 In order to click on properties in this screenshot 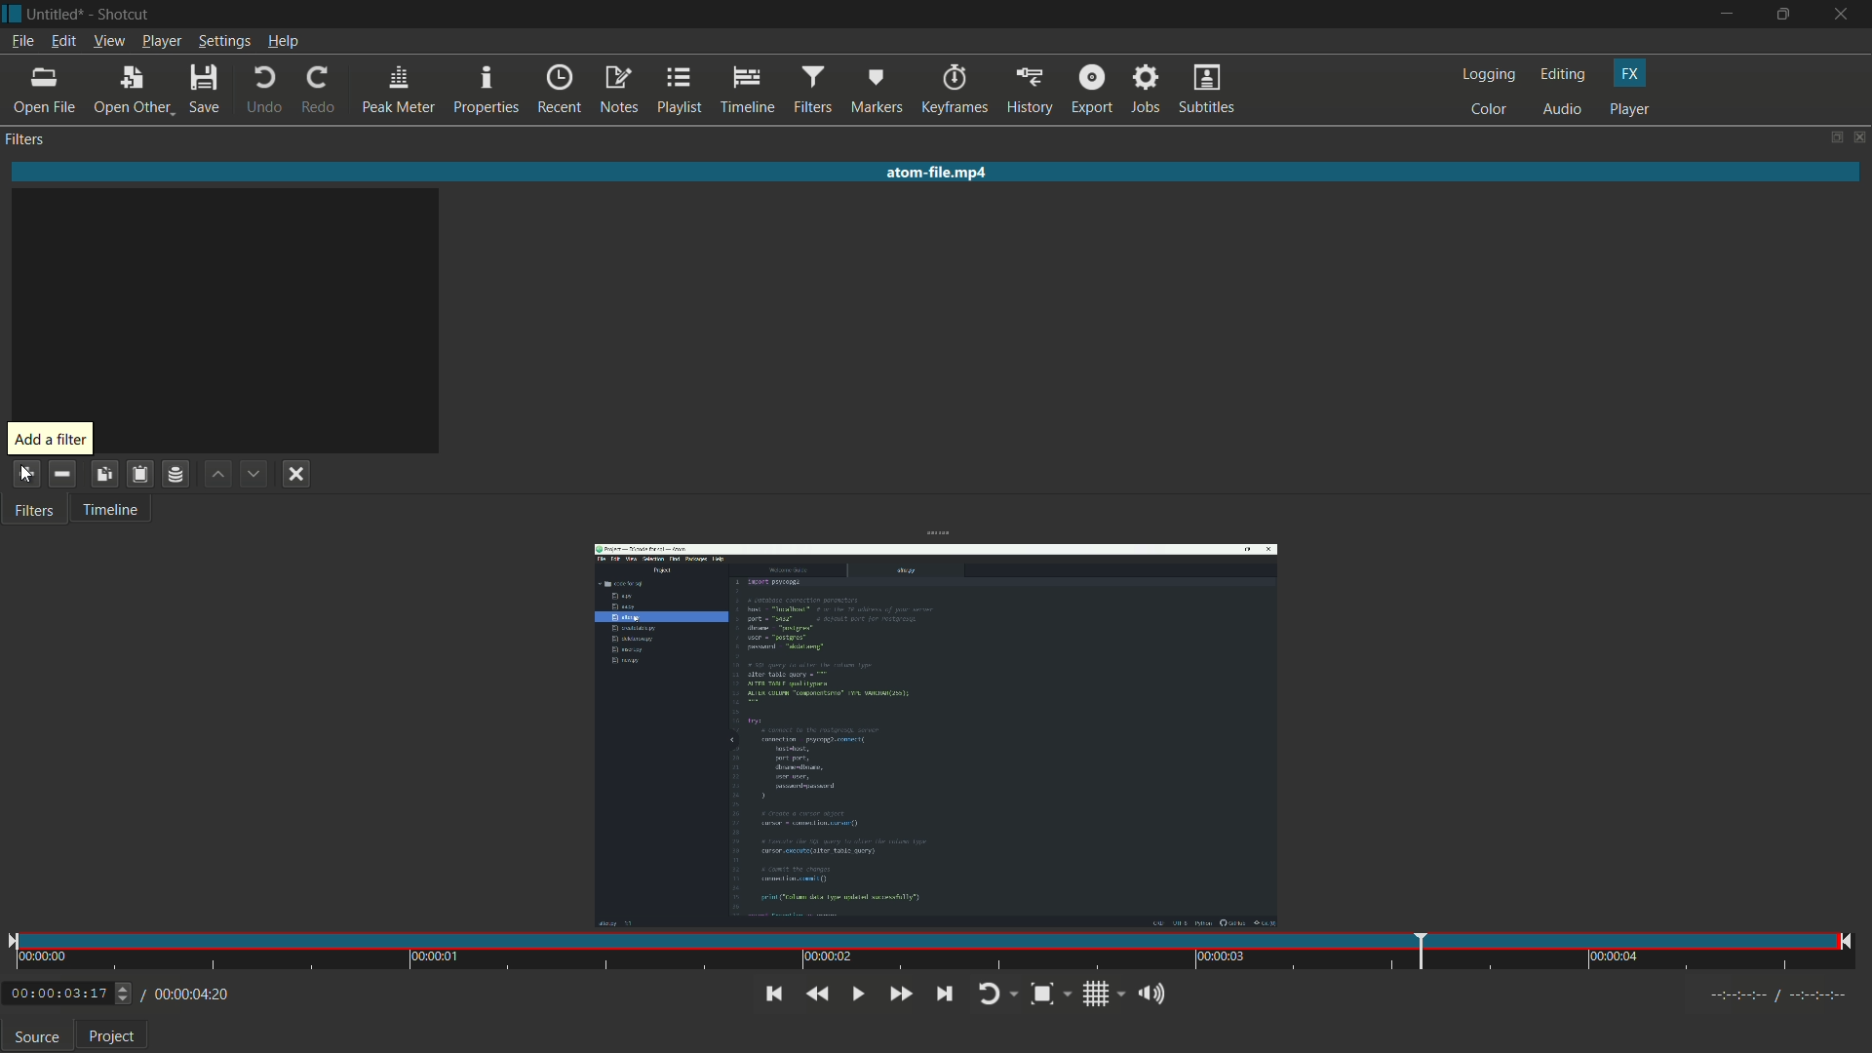, I will do `click(485, 91)`.